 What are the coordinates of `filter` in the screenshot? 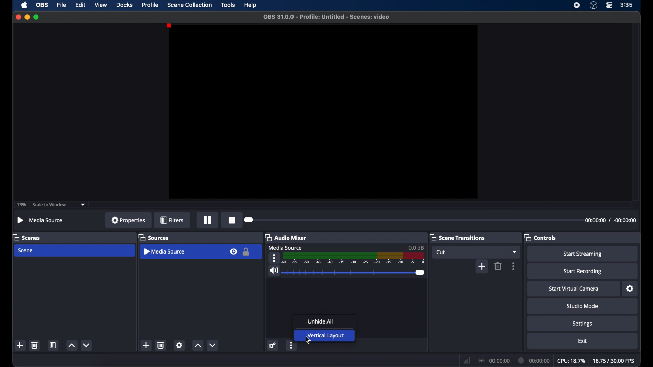 It's located at (172, 220).